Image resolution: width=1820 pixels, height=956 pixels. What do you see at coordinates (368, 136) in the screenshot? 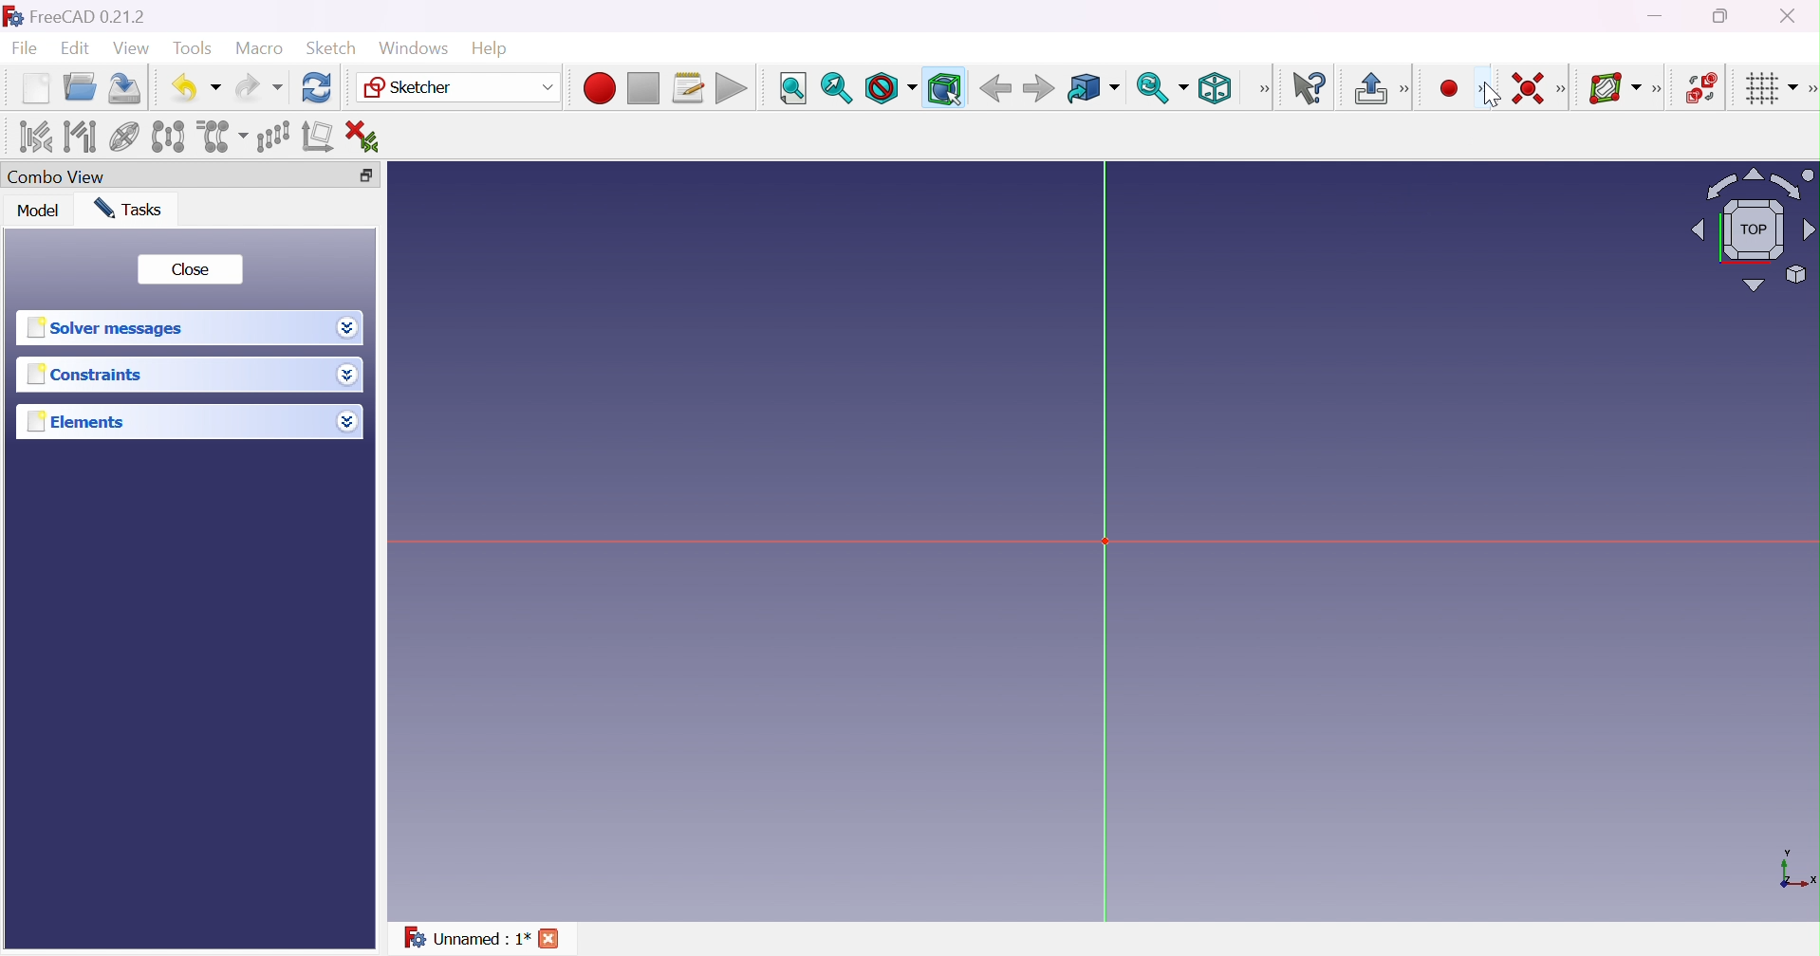
I see `Delete all constraints` at bounding box center [368, 136].